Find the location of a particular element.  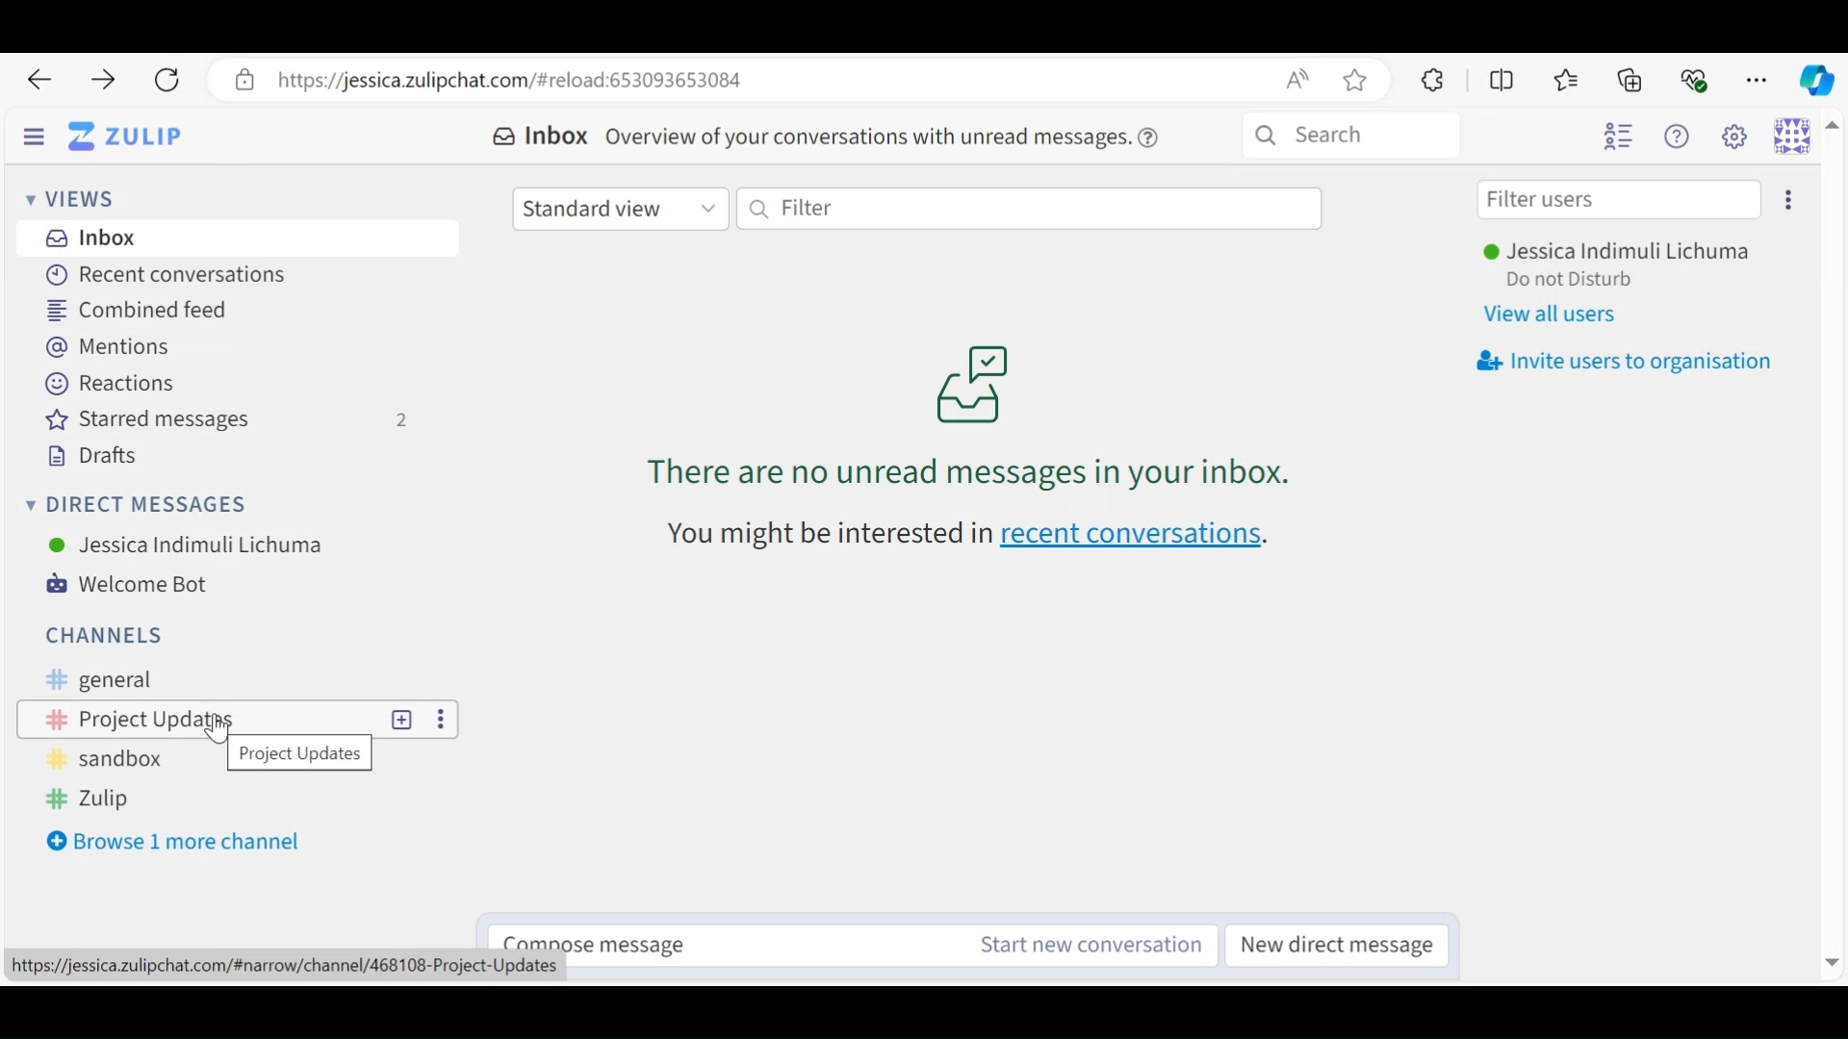

Inbox is located at coordinates (539, 137).